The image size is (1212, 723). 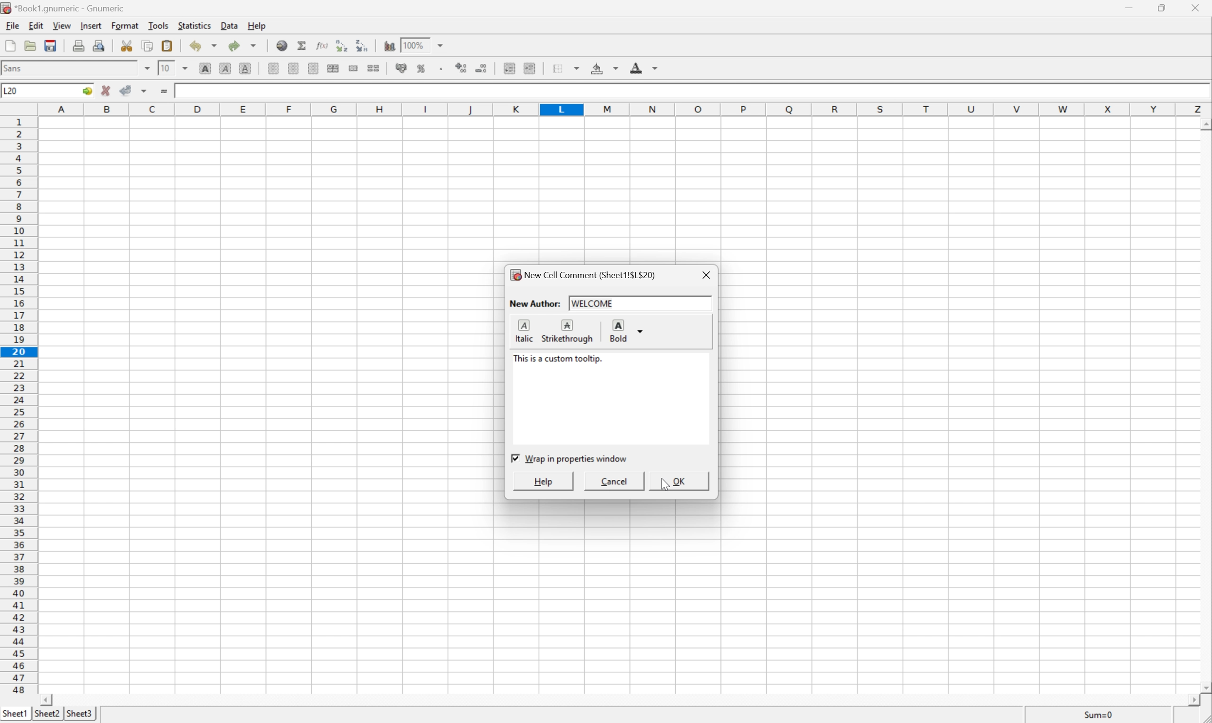 I want to click on Drop Down, so click(x=146, y=67).